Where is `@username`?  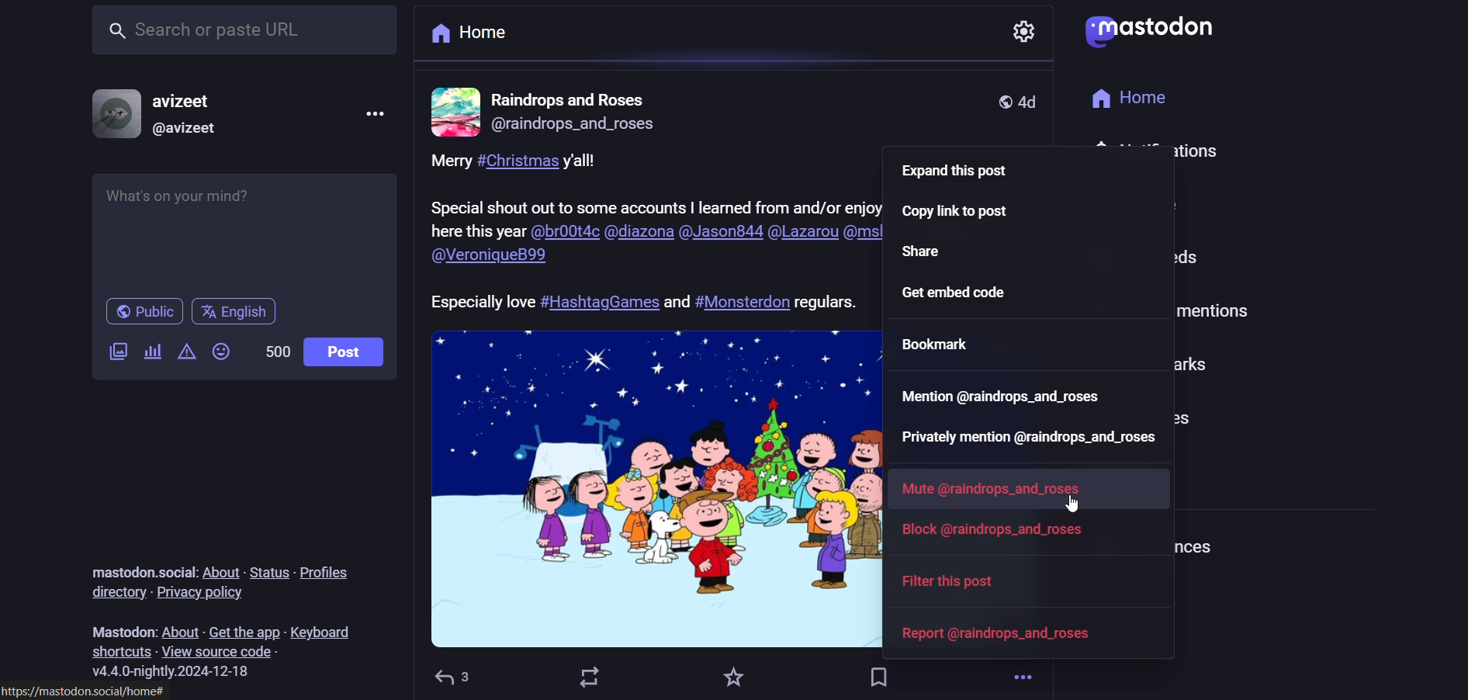
@username is located at coordinates (570, 130).